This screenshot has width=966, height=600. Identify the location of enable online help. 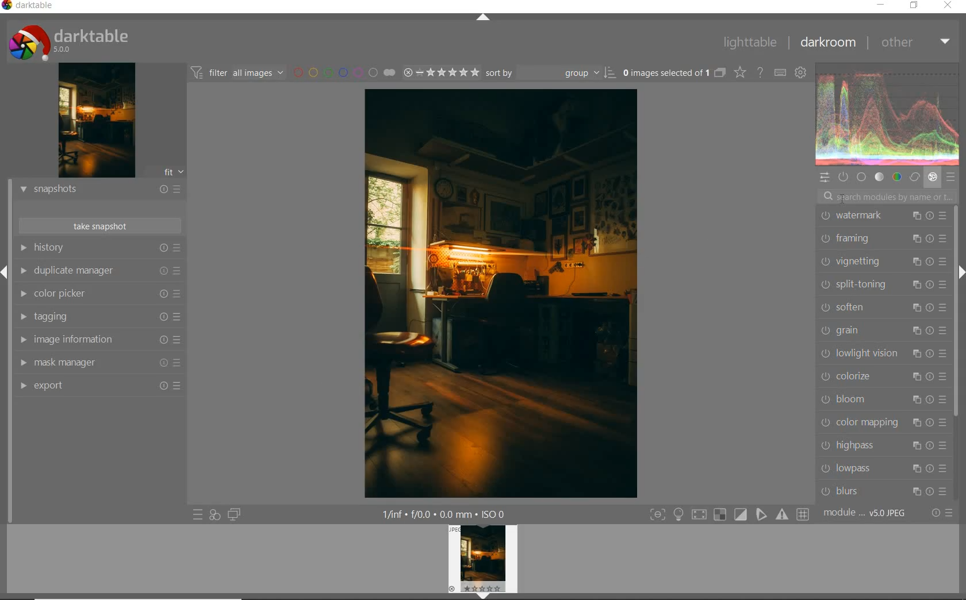
(759, 72).